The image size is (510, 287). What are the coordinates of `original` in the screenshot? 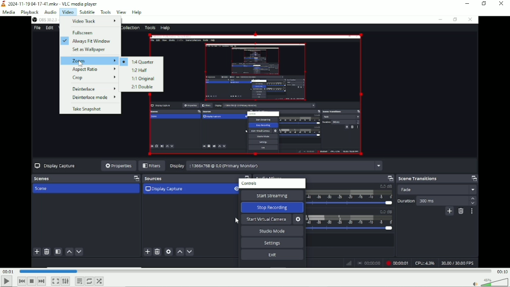 It's located at (142, 79).